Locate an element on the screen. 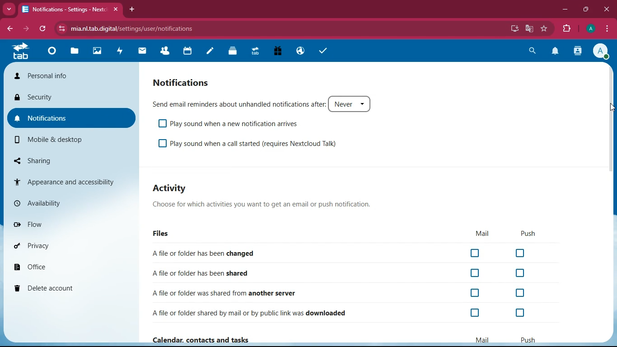 Image resolution: width=617 pixels, height=347 pixels. profile is located at coordinates (591, 29).